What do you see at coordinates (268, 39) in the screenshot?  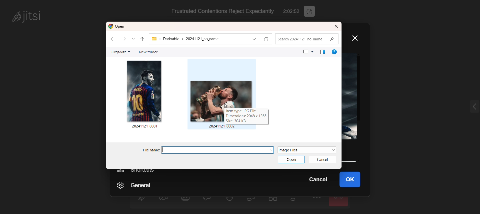 I see `reload` at bounding box center [268, 39].